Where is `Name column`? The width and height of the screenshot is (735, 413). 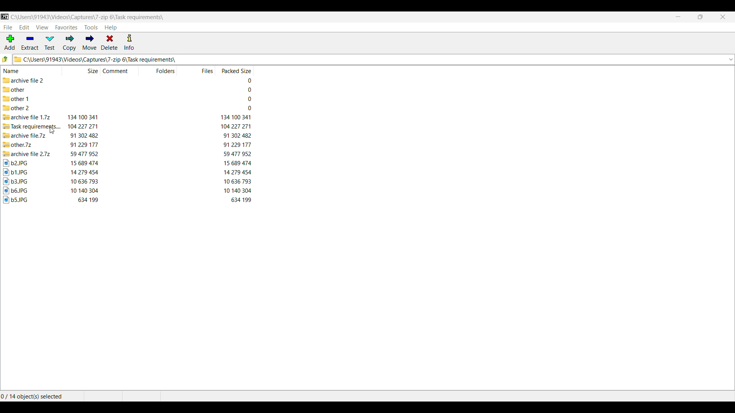
Name column is located at coordinates (32, 70).